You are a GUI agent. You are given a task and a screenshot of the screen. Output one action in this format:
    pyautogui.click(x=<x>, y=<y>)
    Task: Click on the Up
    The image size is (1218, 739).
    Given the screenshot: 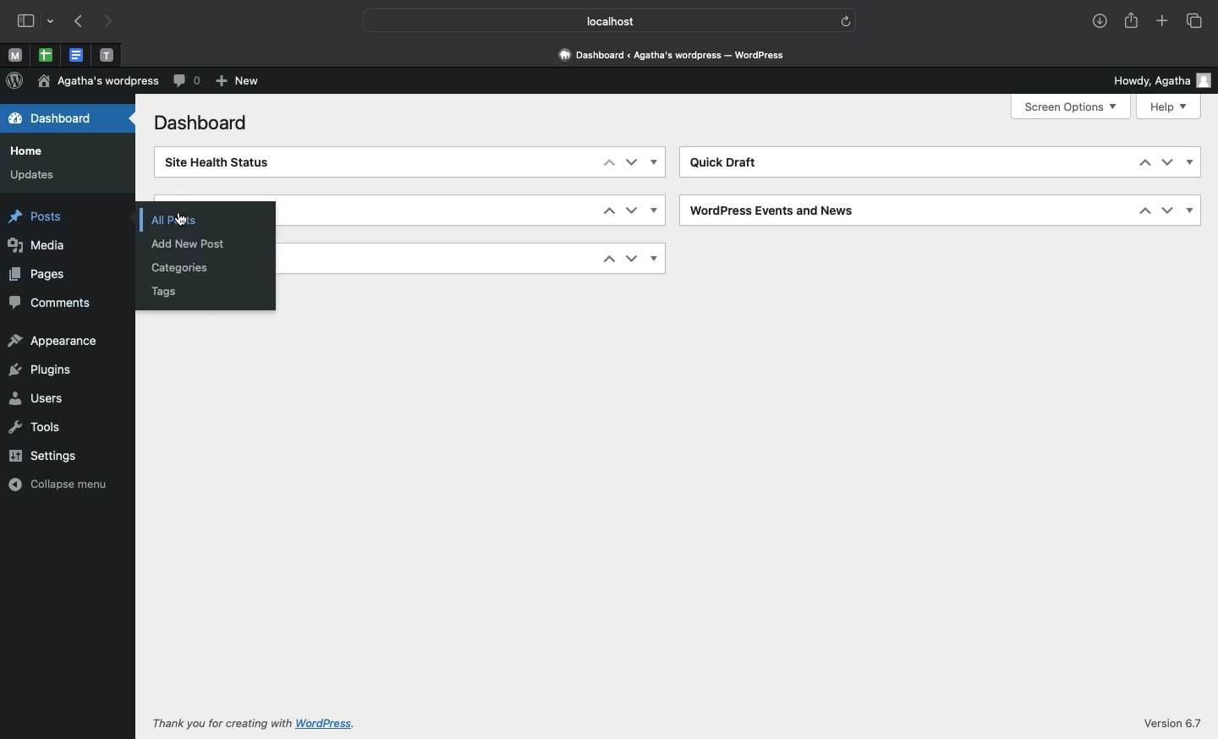 What is the action you would take?
    pyautogui.click(x=608, y=209)
    